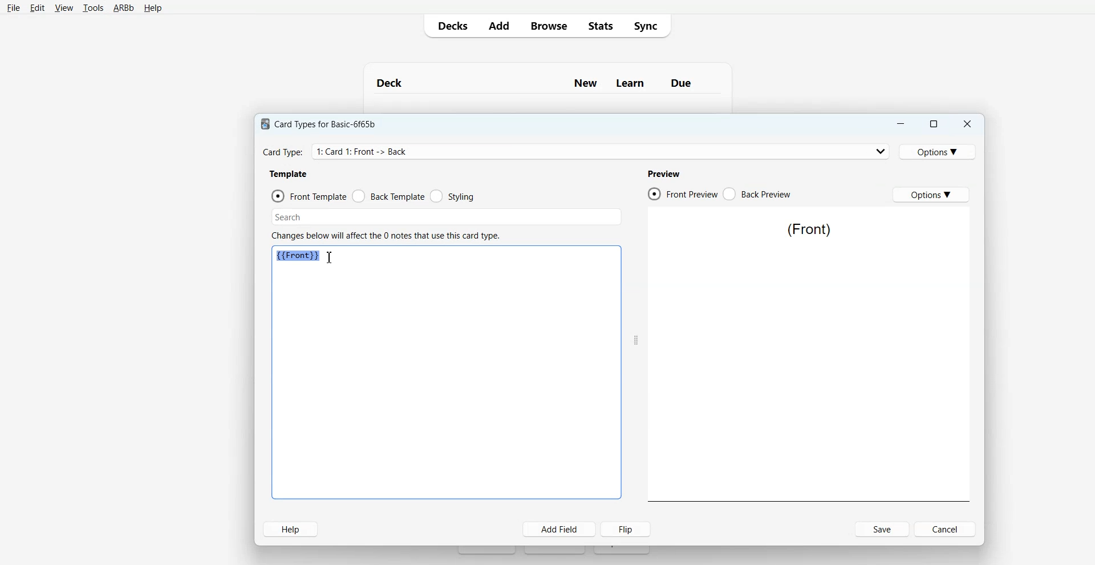 Image resolution: width=1095 pixels, height=565 pixels. I want to click on Add, so click(498, 26).